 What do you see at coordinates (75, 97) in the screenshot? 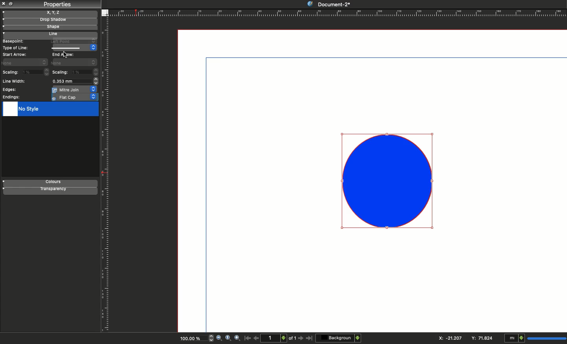
I see `Flat cap` at bounding box center [75, 97].